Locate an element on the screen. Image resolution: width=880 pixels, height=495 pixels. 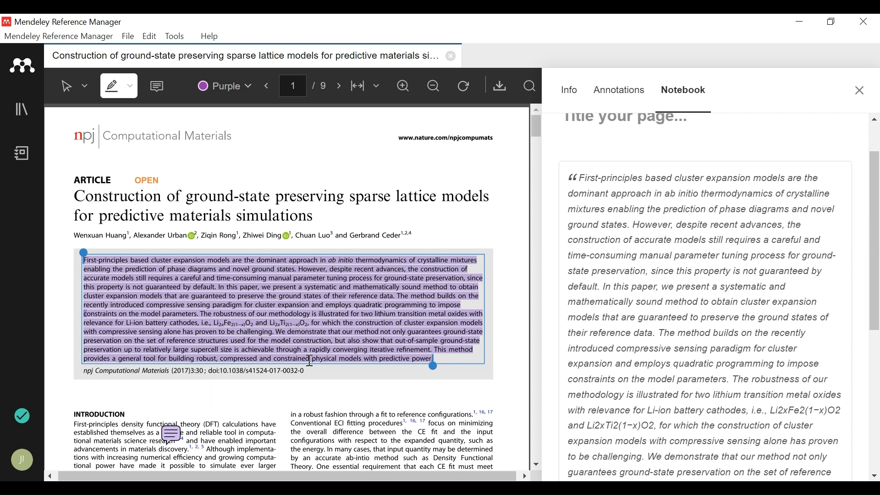
Information  is located at coordinates (570, 90).